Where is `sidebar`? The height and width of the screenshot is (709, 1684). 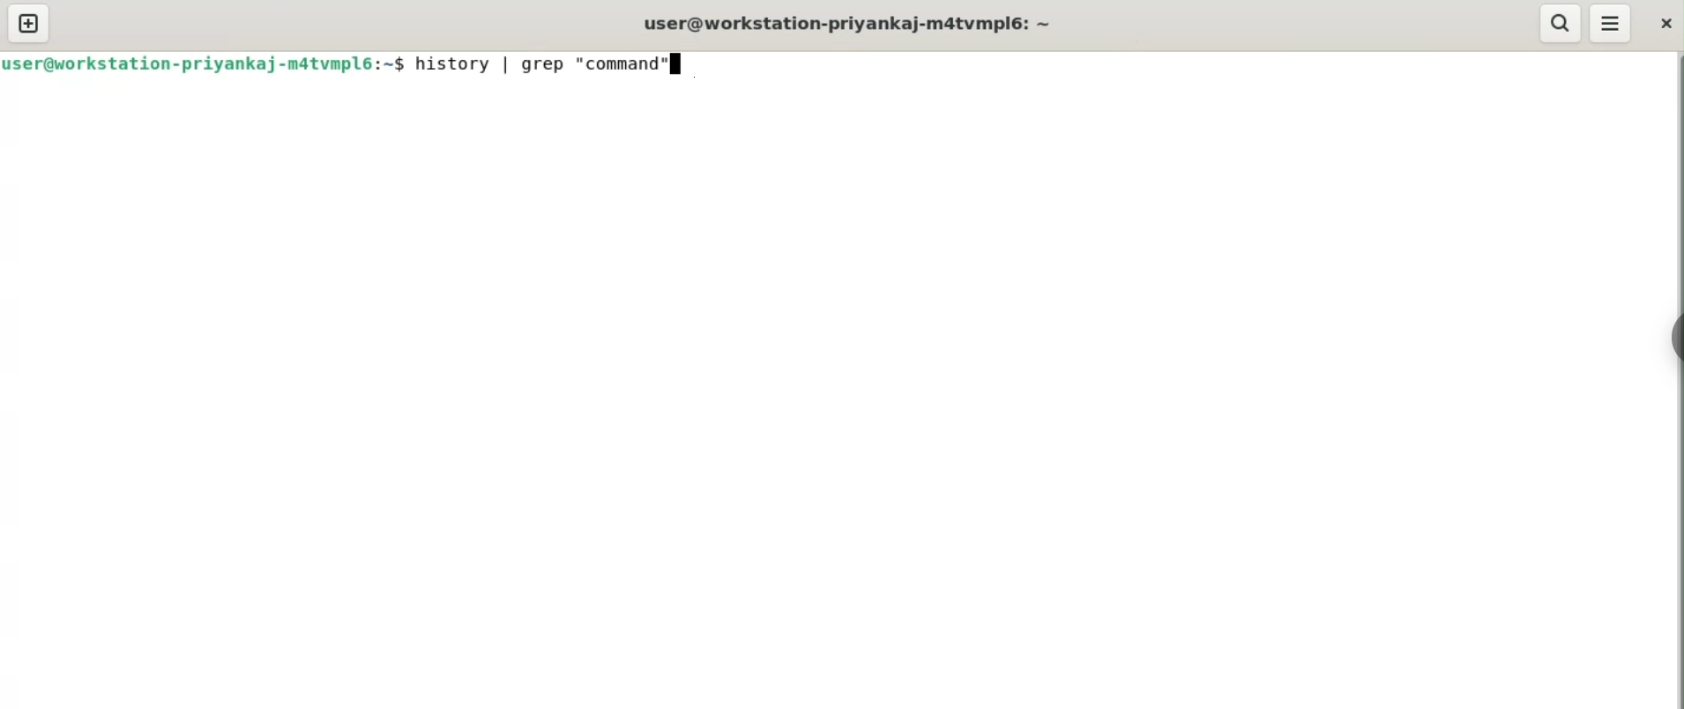 sidebar is located at coordinates (1673, 339).